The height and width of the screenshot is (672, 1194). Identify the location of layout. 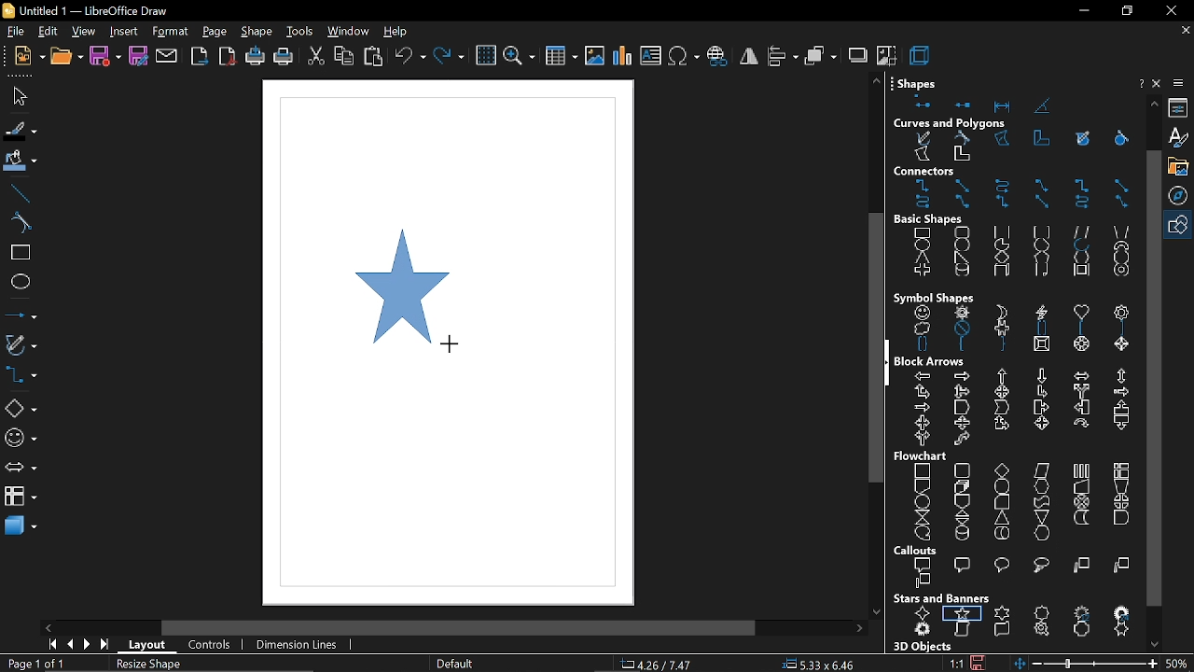
(150, 646).